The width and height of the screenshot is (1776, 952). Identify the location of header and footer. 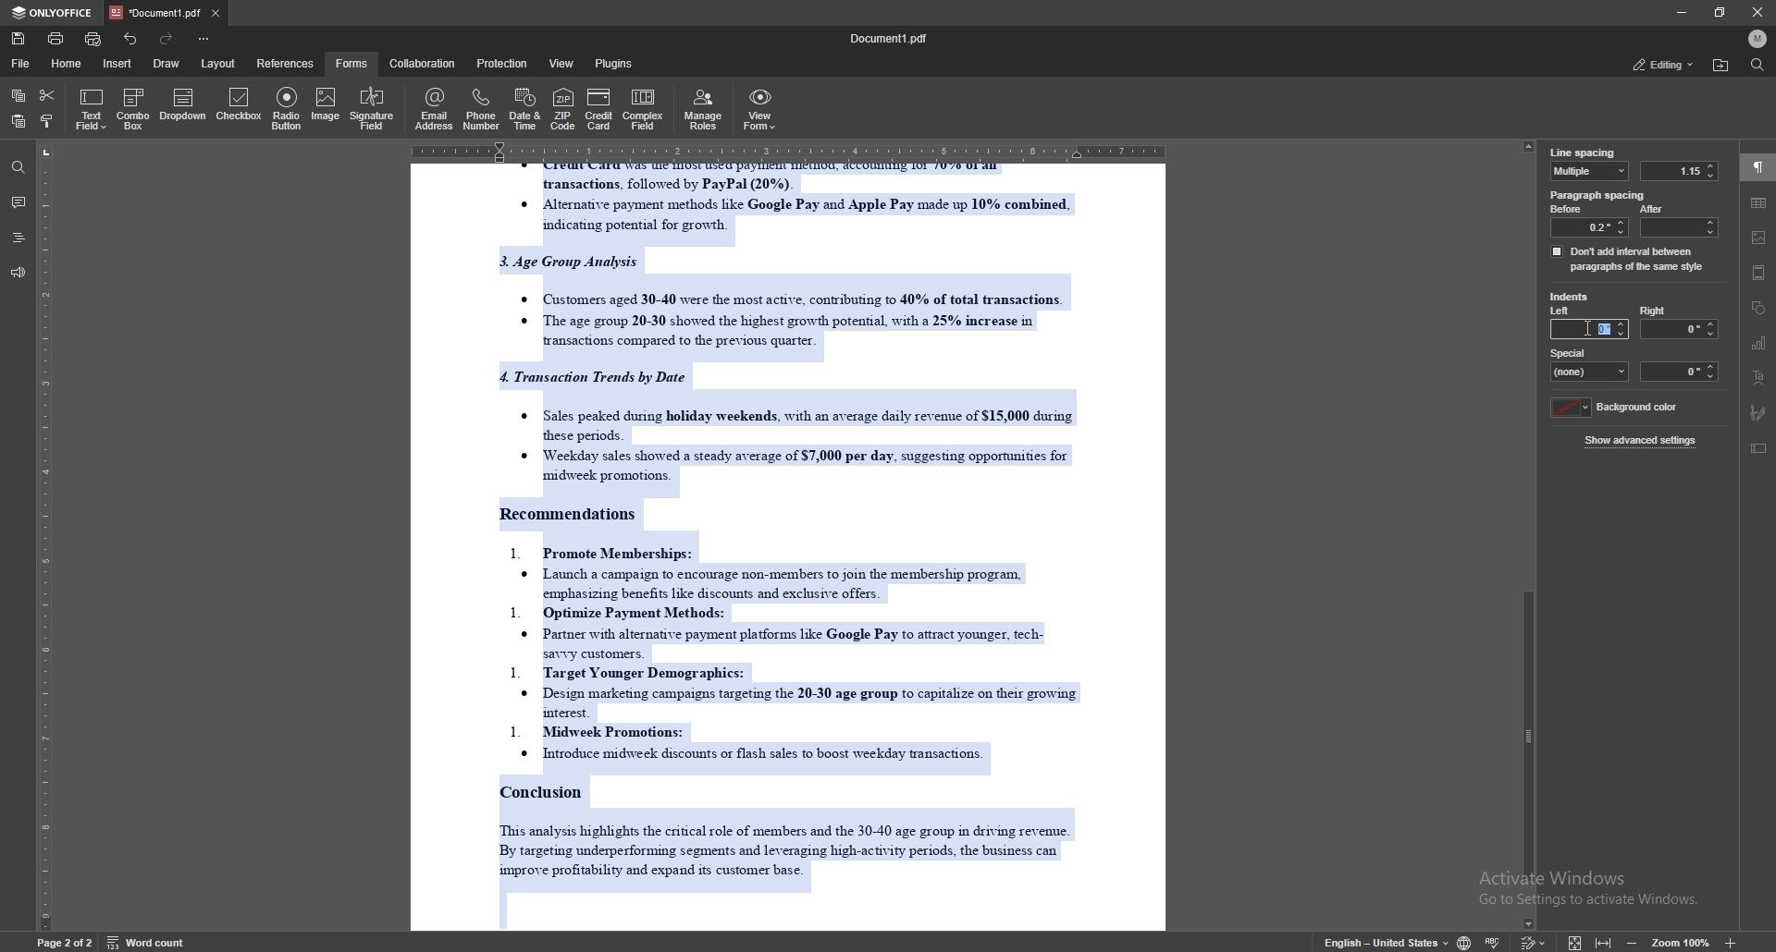
(1759, 273).